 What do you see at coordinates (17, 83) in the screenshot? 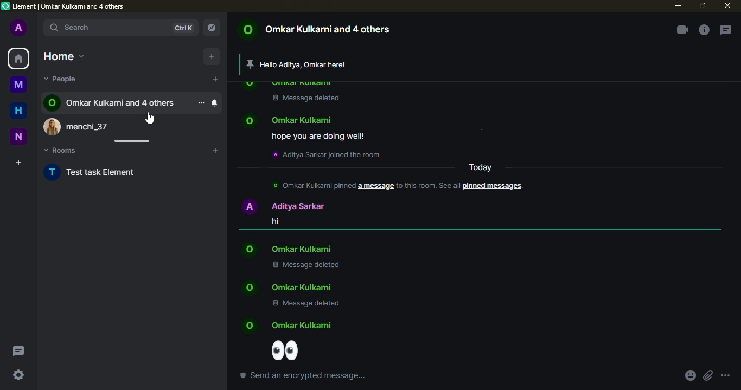
I see `room` at bounding box center [17, 83].